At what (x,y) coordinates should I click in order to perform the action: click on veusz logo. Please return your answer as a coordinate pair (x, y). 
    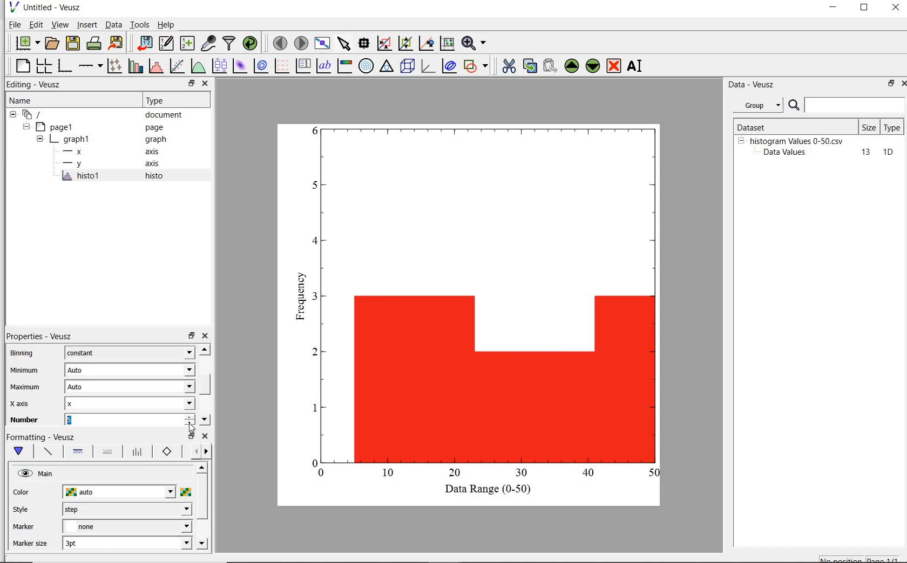
    Looking at the image, I should click on (13, 7).